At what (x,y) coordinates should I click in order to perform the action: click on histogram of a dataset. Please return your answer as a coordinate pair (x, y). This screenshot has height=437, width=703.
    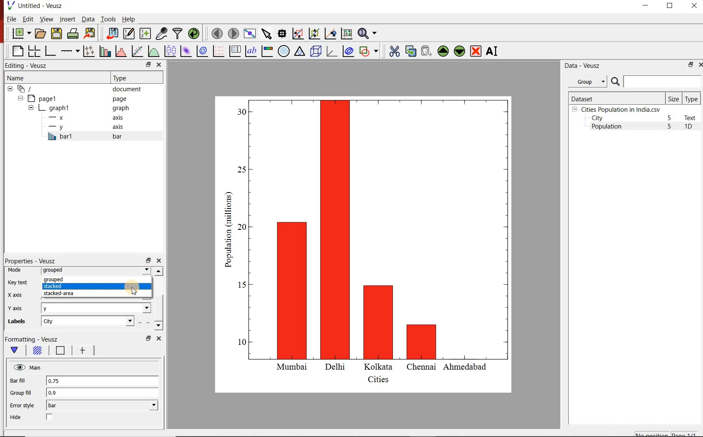
    Looking at the image, I should click on (120, 51).